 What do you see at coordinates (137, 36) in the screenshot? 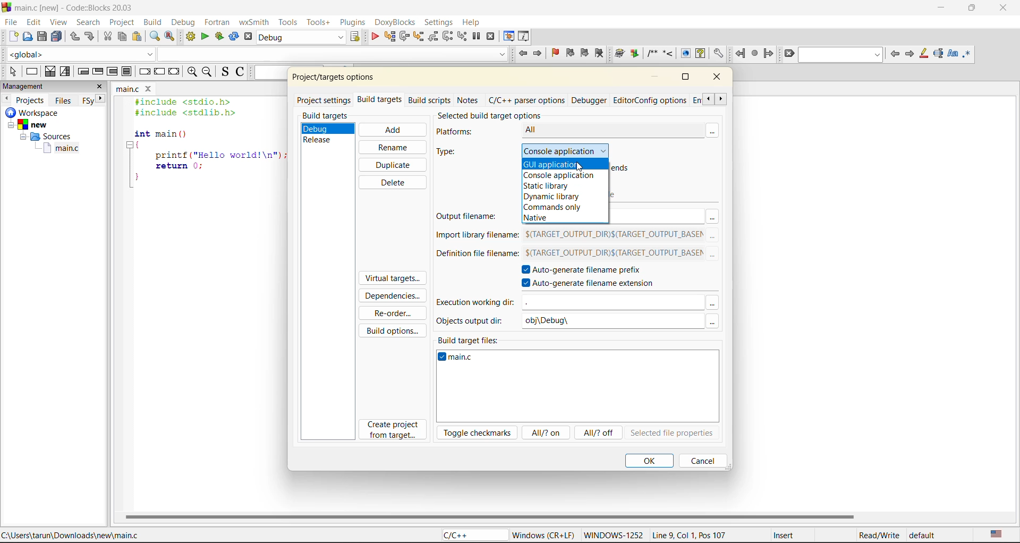
I see `paste` at bounding box center [137, 36].